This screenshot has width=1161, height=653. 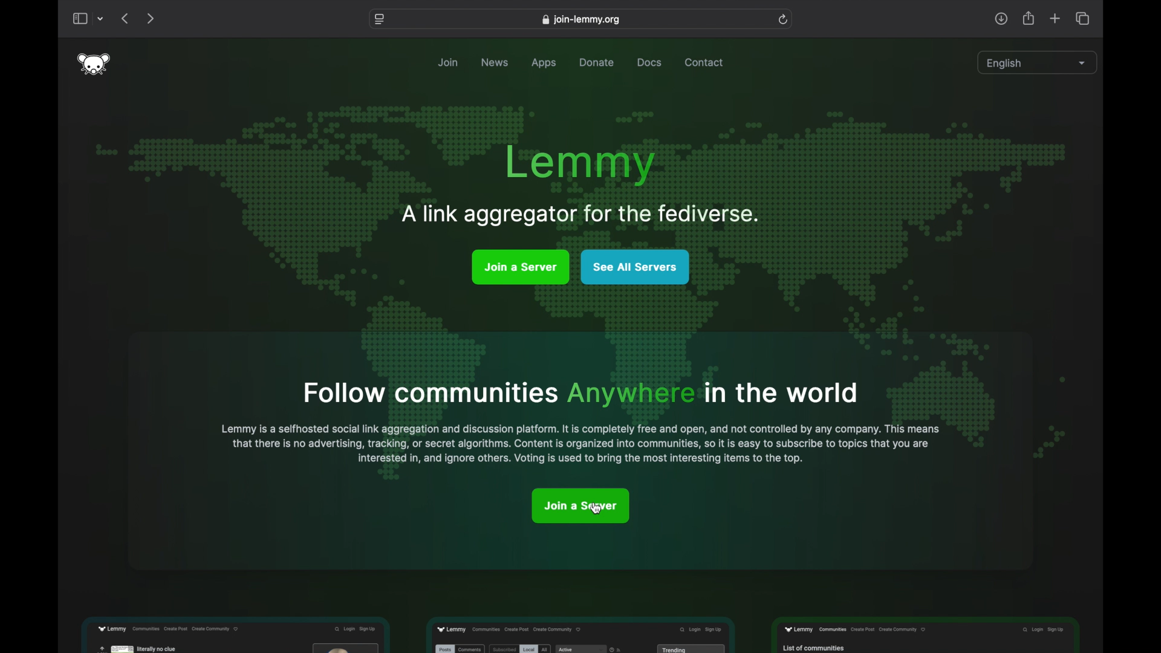 I want to click on feature preview, so click(x=235, y=633).